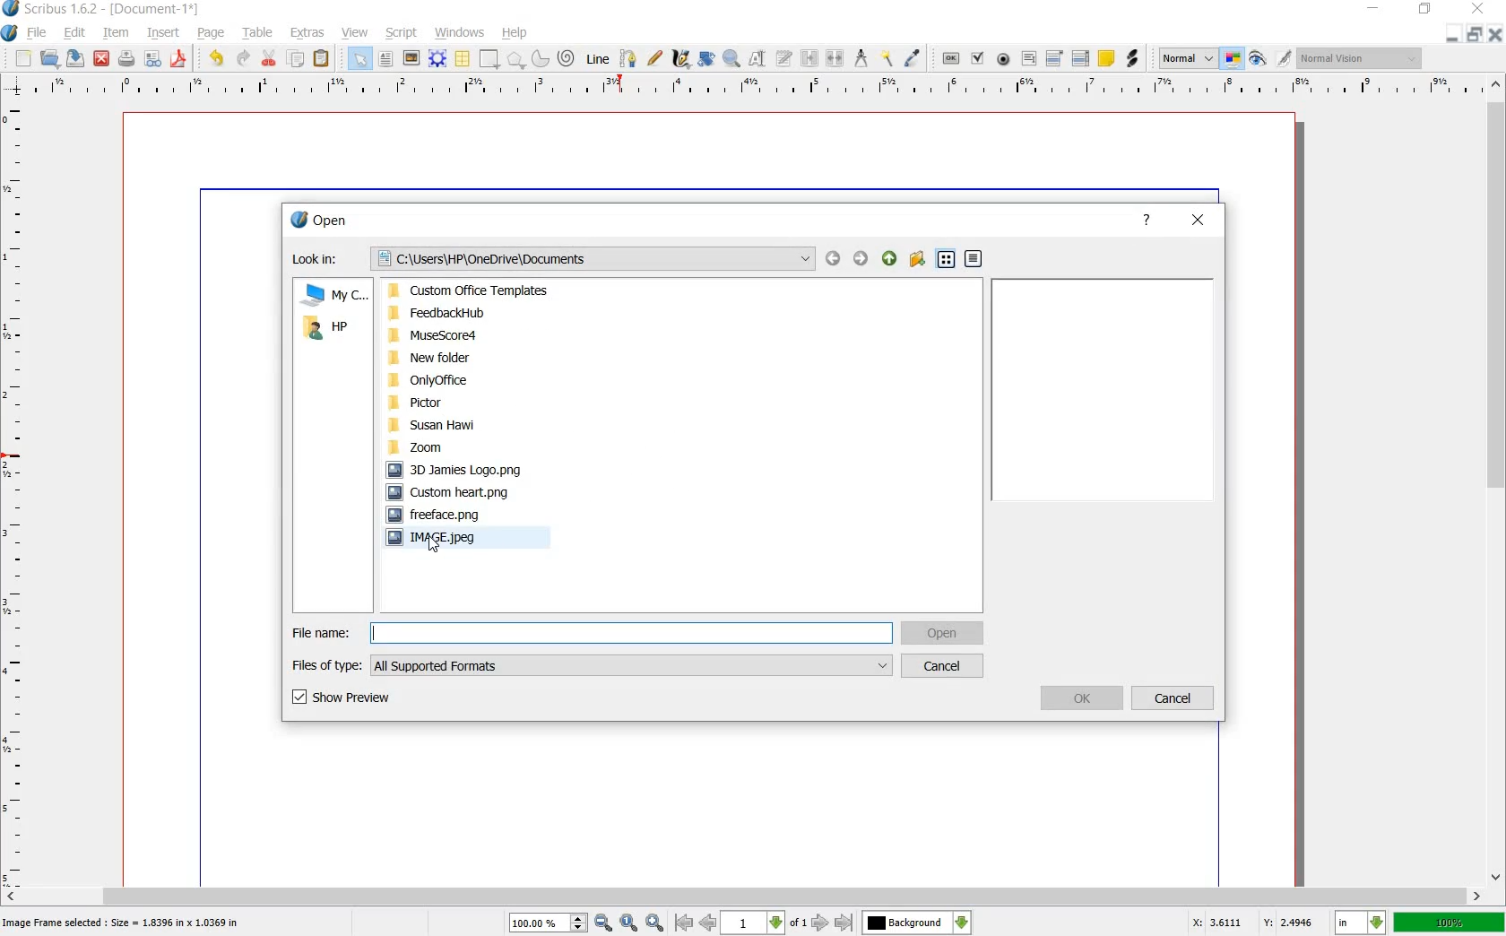  What do you see at coordinates (74, 33) in the screenshot?
I see `edit` at bounding box center [74, 33].